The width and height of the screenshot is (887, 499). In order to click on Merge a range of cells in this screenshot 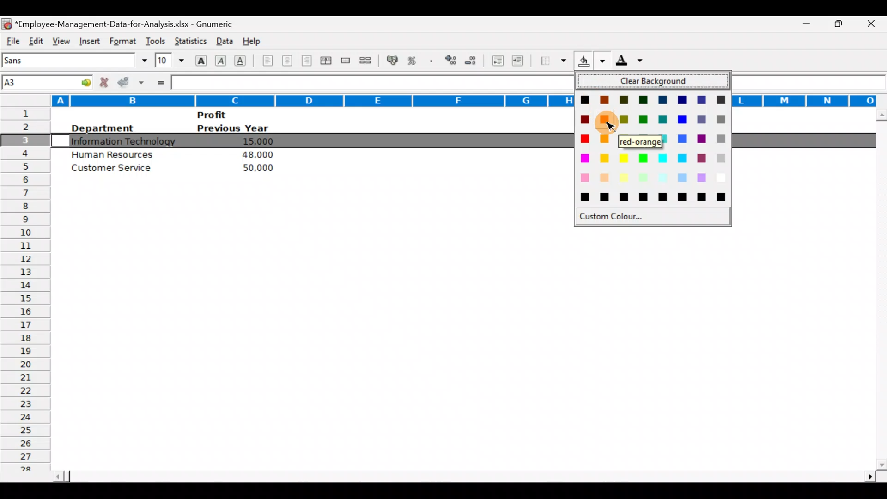, I will do `click(345, 61)`.